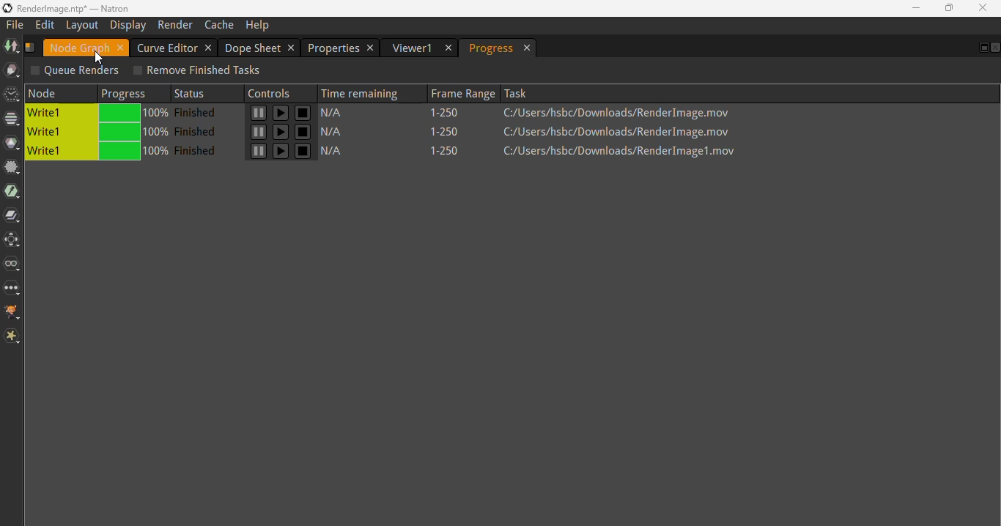  I want to click on pause, so click(281, 114).